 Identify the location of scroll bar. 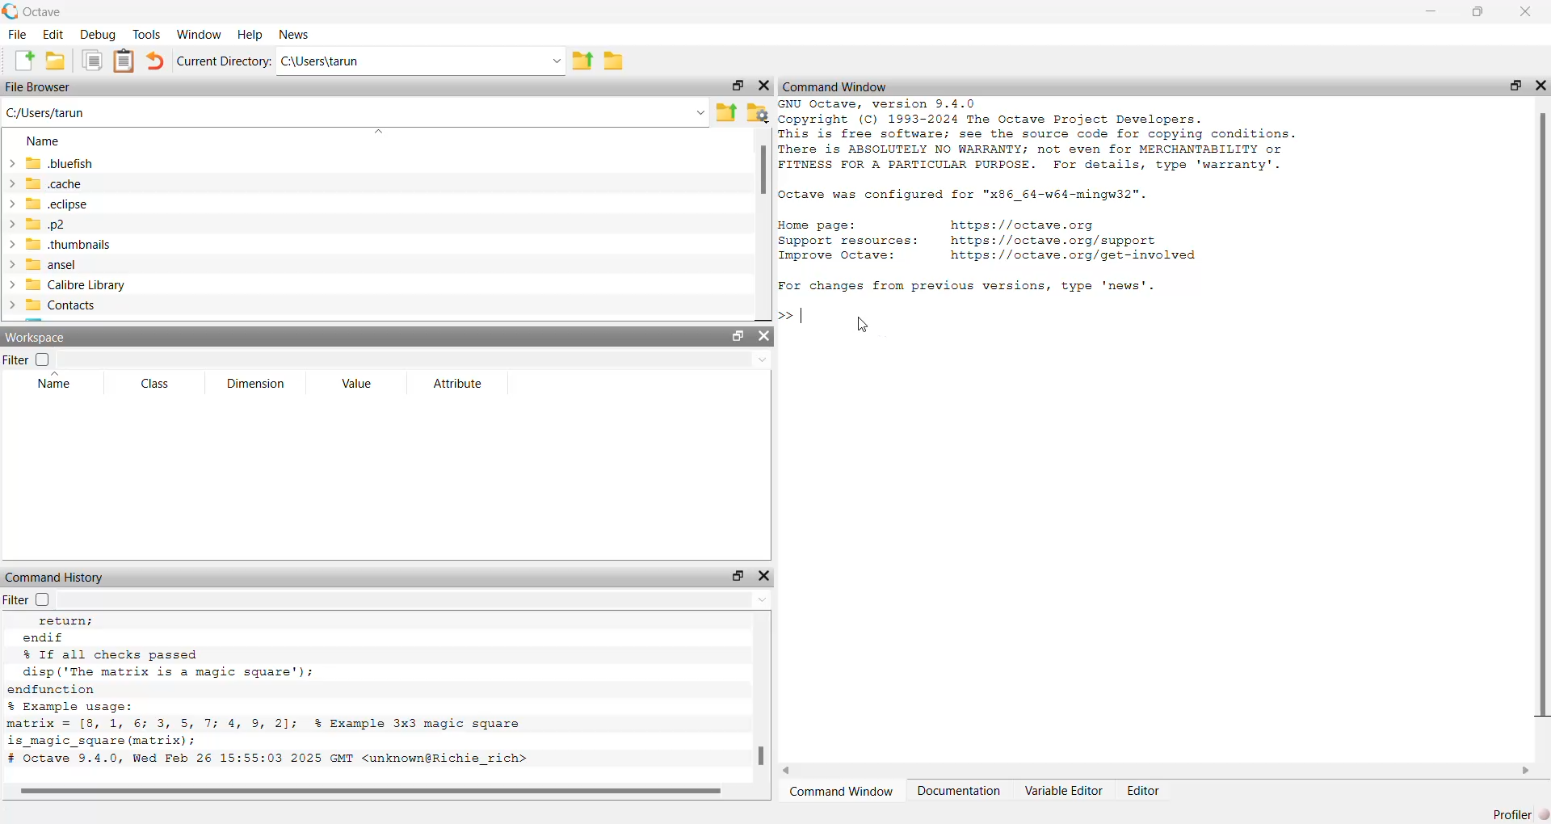
(1546, 416).